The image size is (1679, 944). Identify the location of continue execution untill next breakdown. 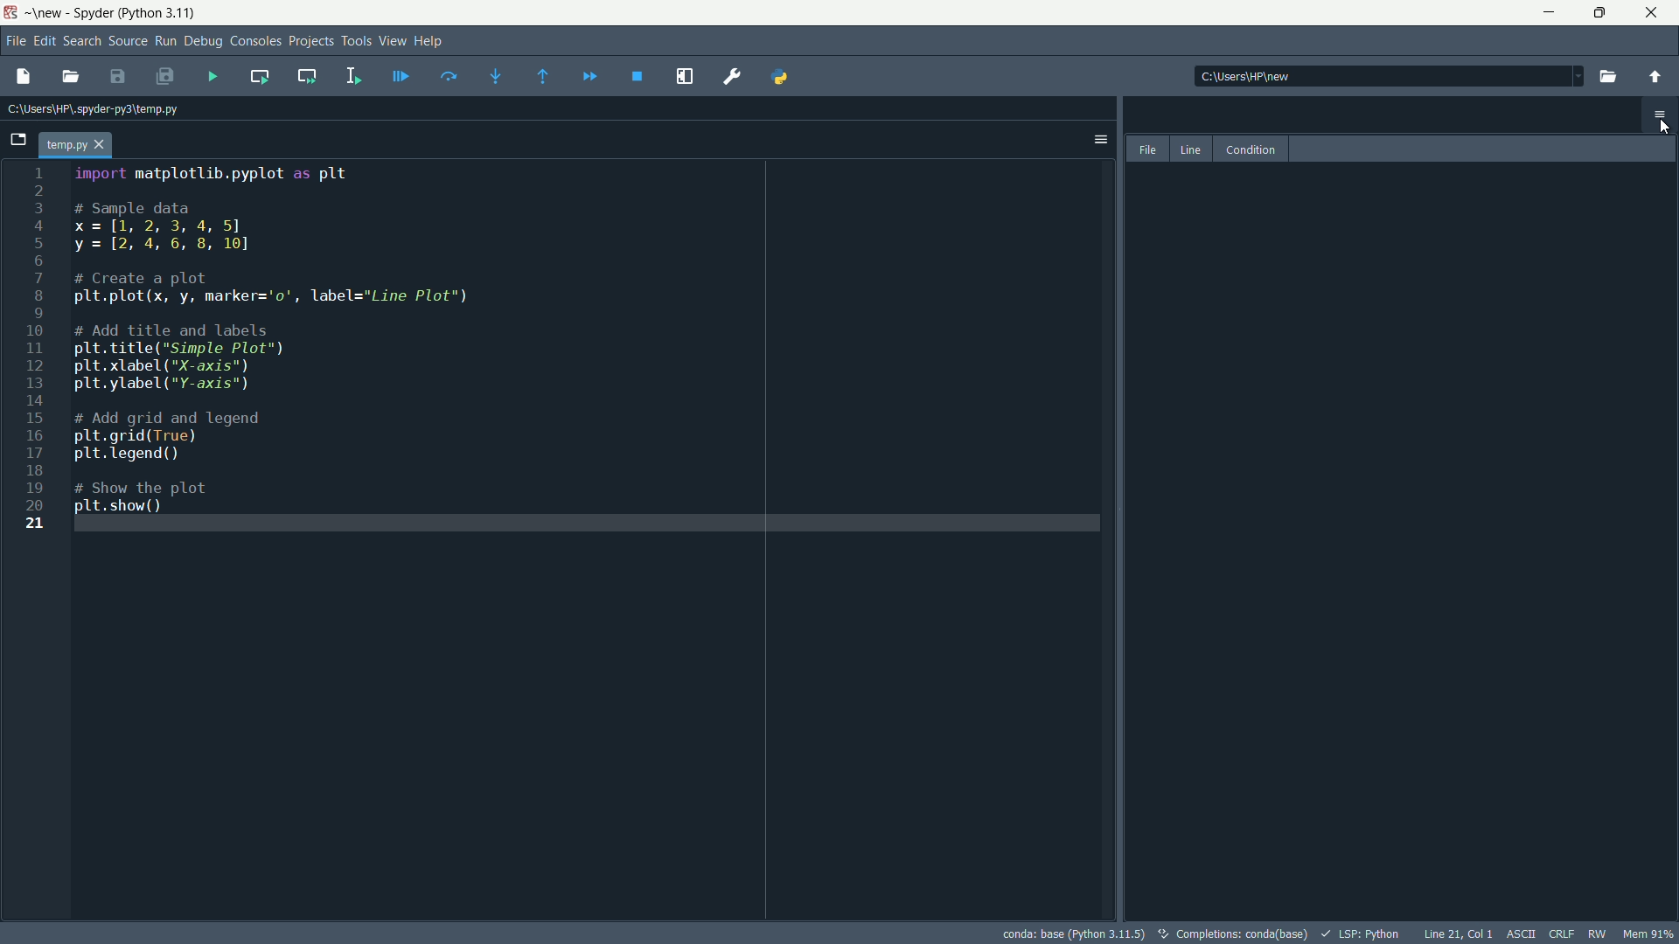
(586, 75).